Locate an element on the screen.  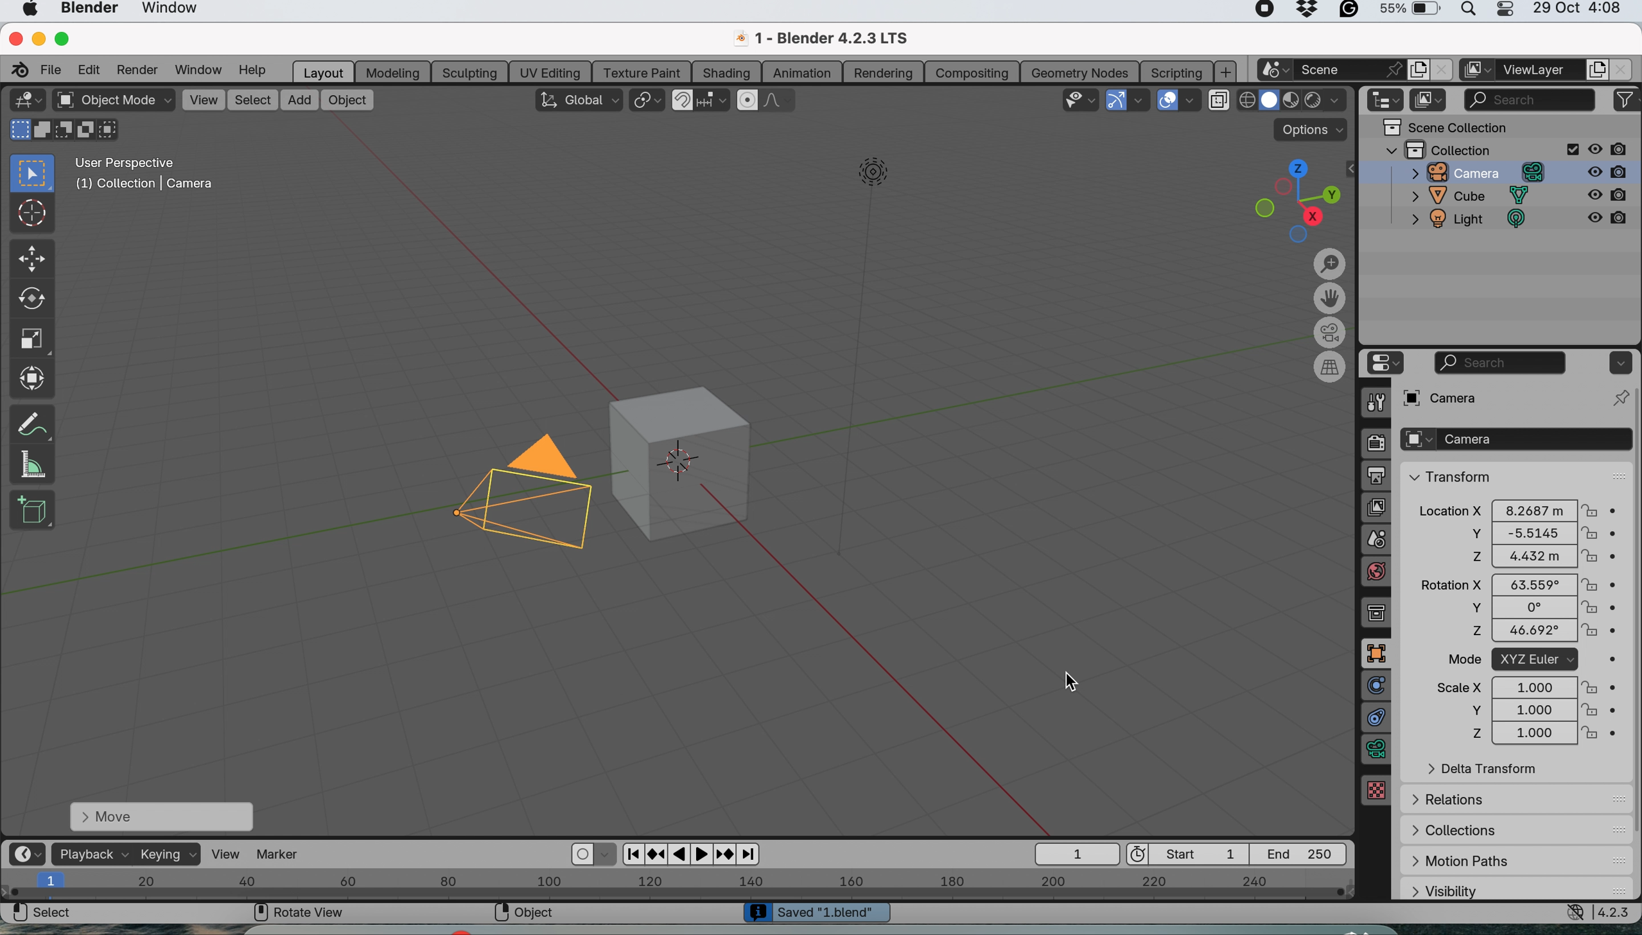
disable in renders is located at coordinates (1610, 148).